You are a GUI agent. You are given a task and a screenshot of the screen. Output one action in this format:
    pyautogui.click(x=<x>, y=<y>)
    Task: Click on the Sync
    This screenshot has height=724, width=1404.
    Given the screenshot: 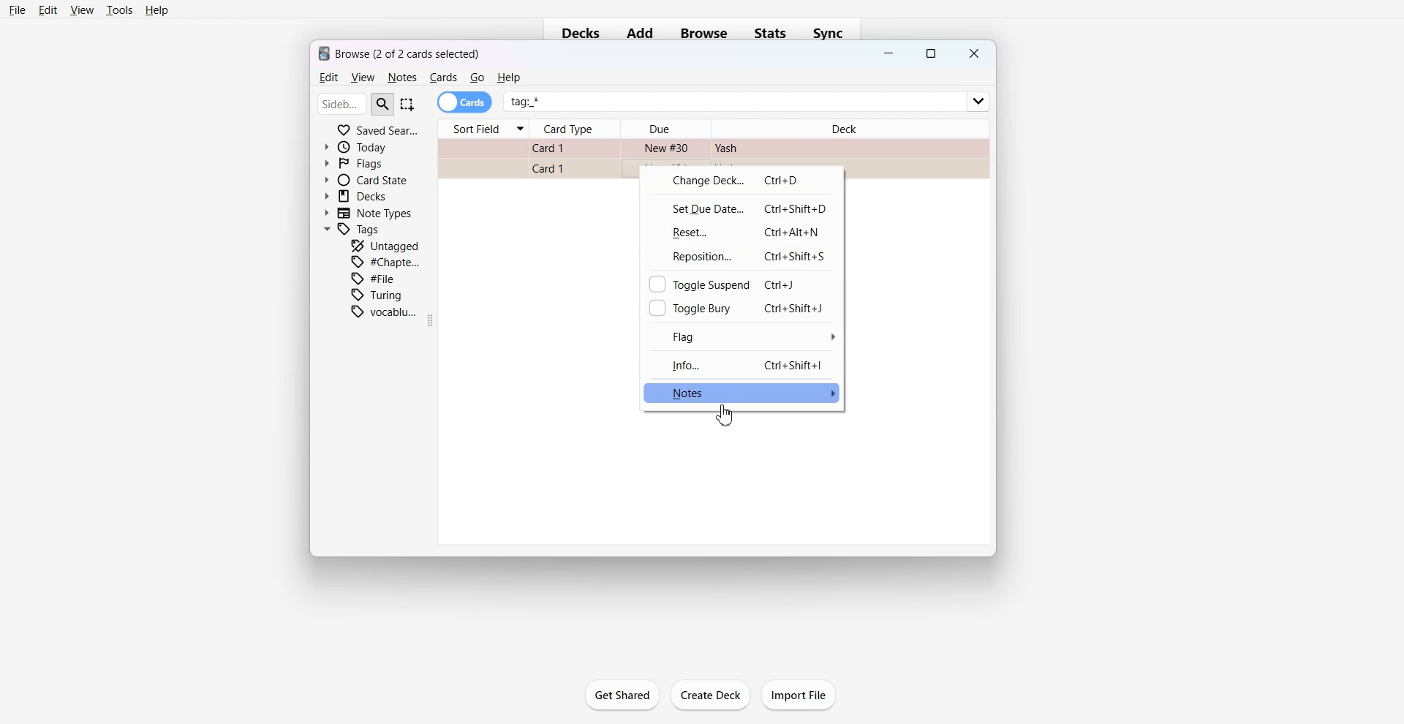 What is the action you would take?
    pyautogui.click(x=833, y=33)
    